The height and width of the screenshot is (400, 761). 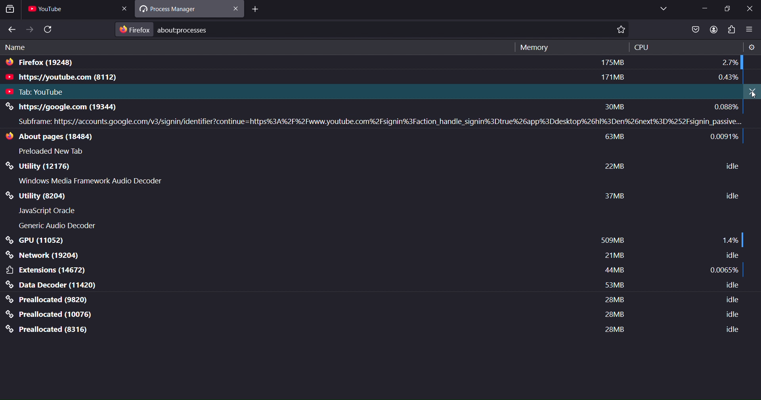 What do you see at coordinates (50, 299) in the screenshot?
I see `preallocated` at bounding box center [50, 299].